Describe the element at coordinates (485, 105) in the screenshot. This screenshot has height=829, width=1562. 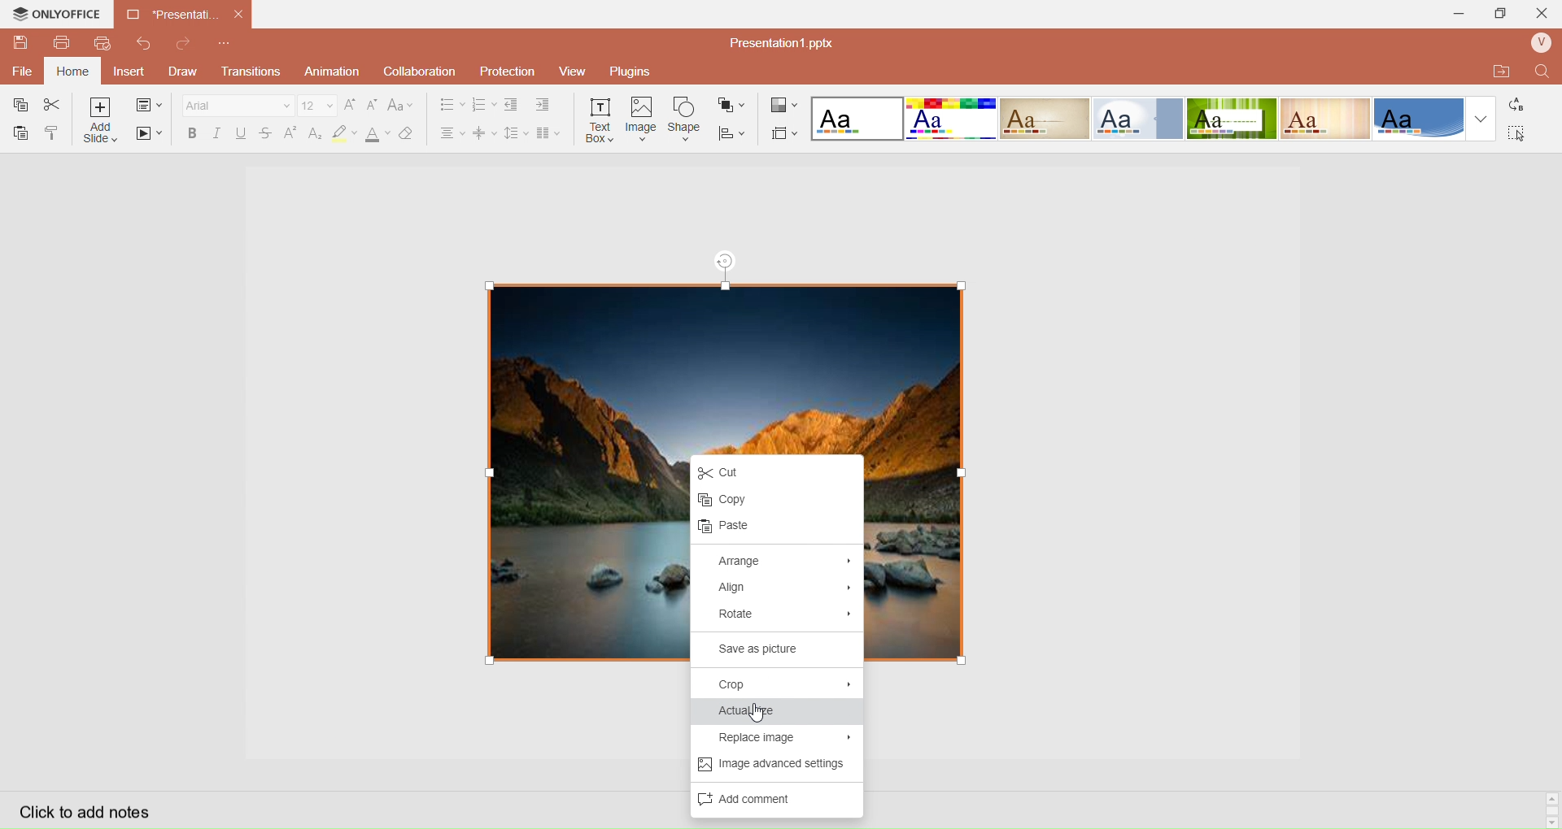
I see `Numbering` at that location.